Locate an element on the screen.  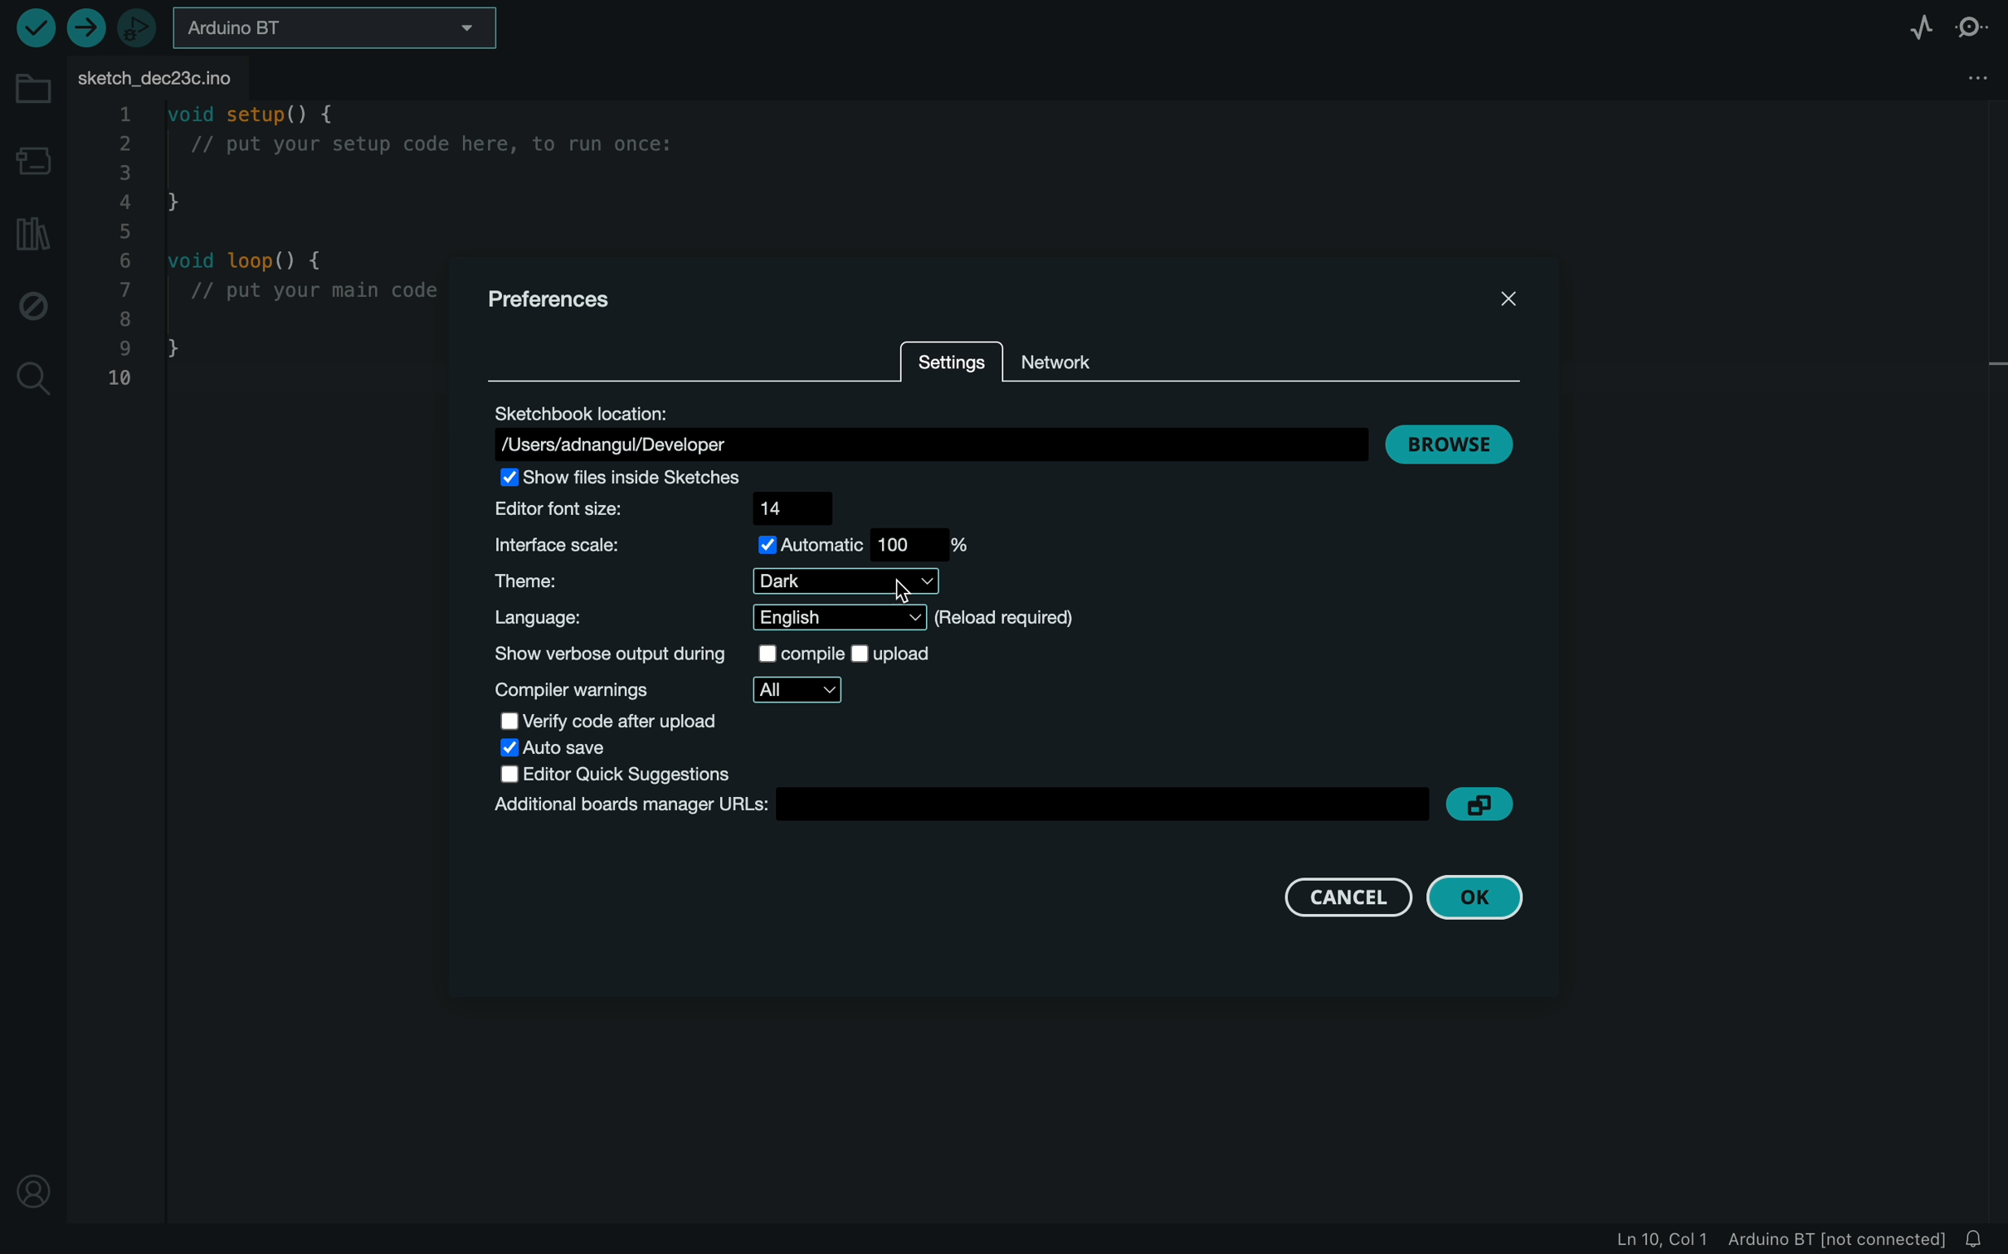
font size is located at coordinates (673, 508).